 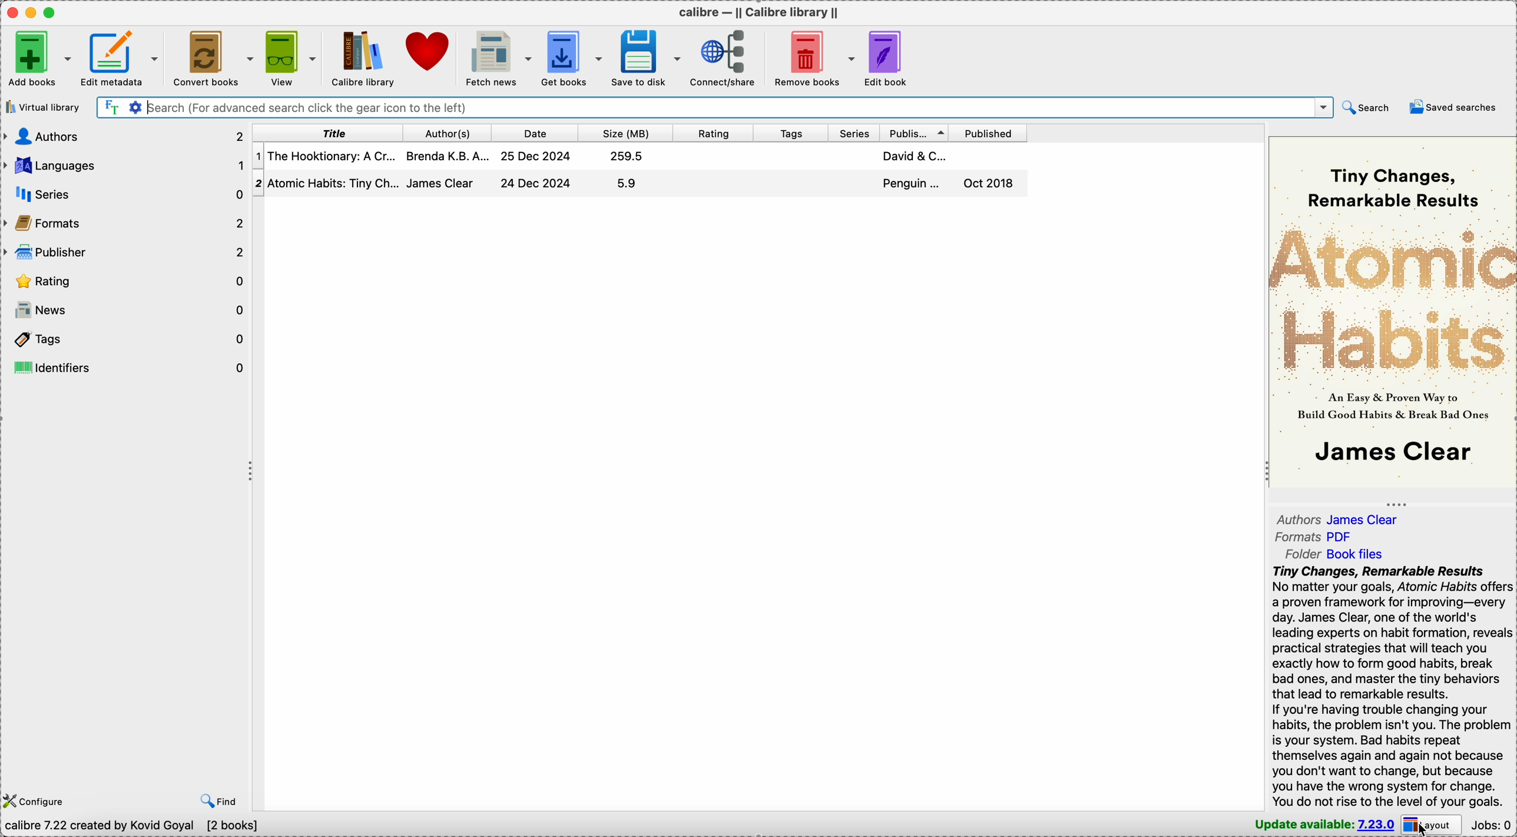 What do you see at coordinates (1397, 505) in the screenshot?
I see `toggle expand/contract` at bounding box center [1397, 505].